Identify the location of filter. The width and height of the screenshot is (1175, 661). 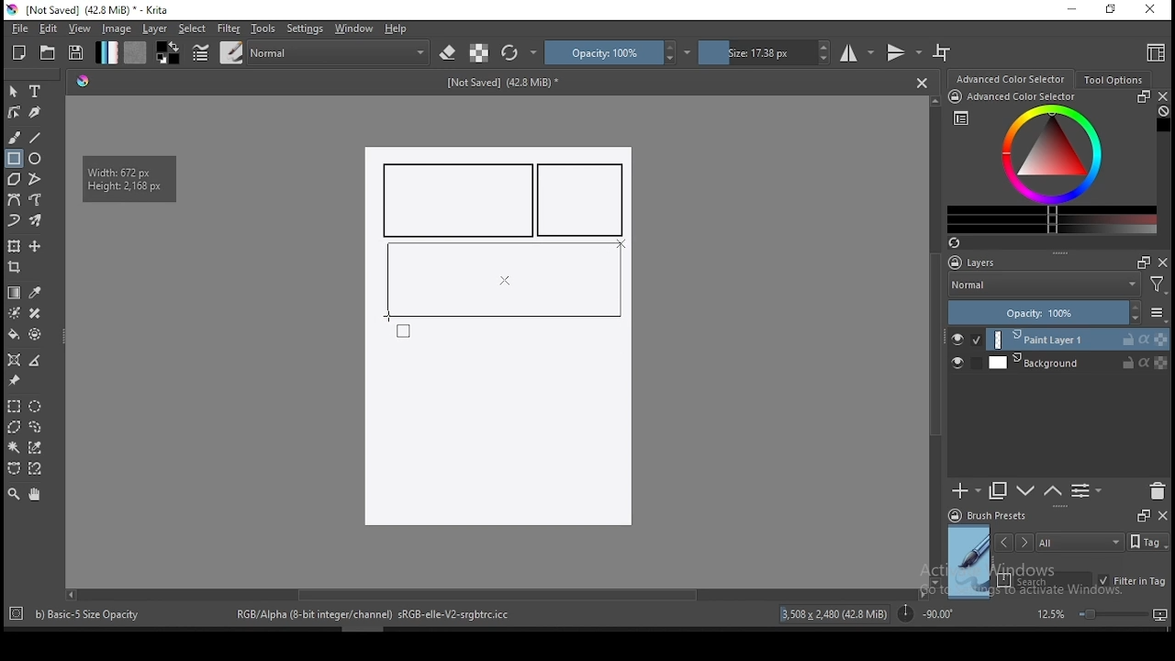
(228, 28).